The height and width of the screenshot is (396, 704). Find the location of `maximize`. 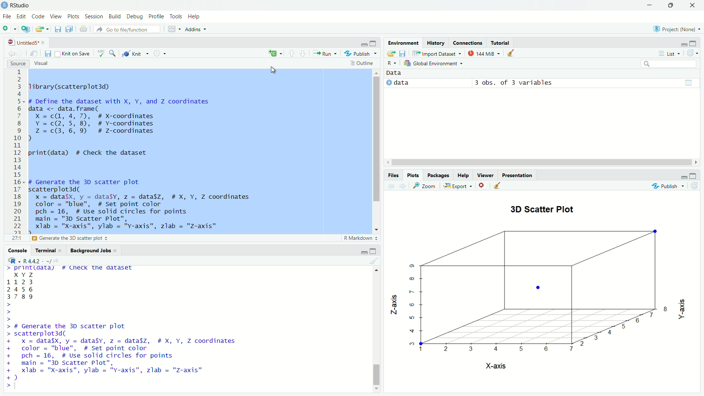

maximize is located at coordinates (374, 43).